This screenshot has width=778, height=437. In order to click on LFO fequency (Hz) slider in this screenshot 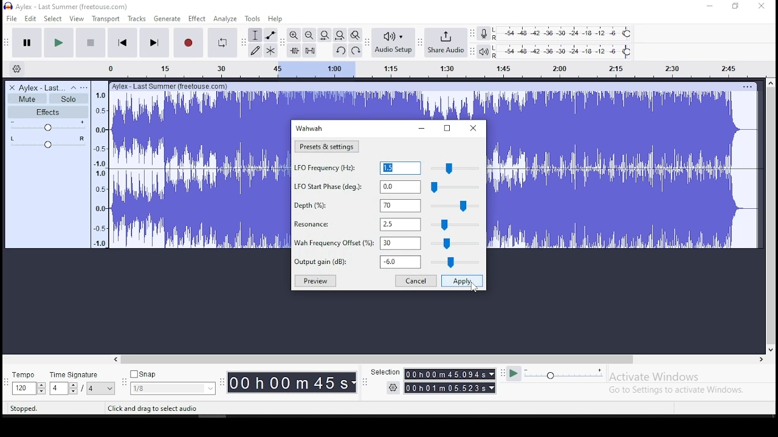, I will do `click(453, 168)`.